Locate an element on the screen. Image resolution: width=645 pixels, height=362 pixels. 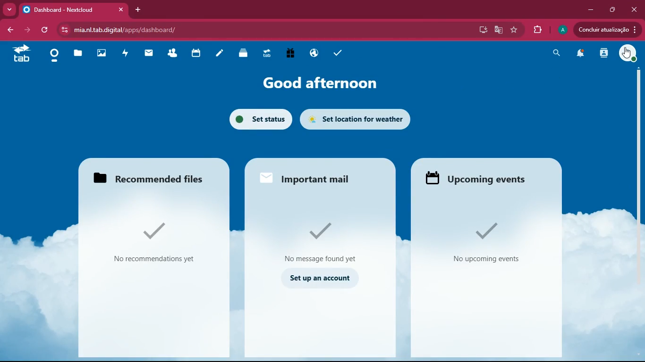
mia.nl.tab.aigital/apps/dashboard/ is located at coordinates (128, 31).